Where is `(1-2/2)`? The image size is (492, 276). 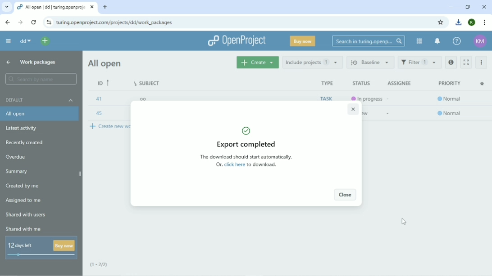
(1-2/2) is located at coordinates (102, 265).